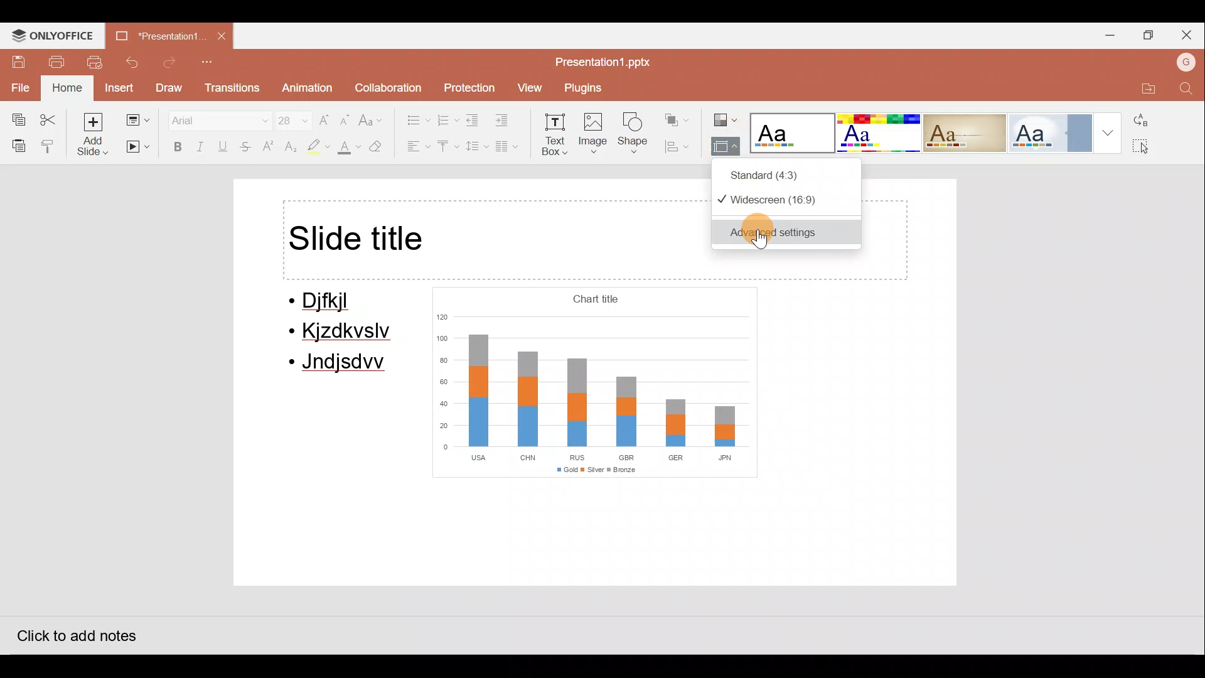  I want to click on Find, so click(1186, 89).